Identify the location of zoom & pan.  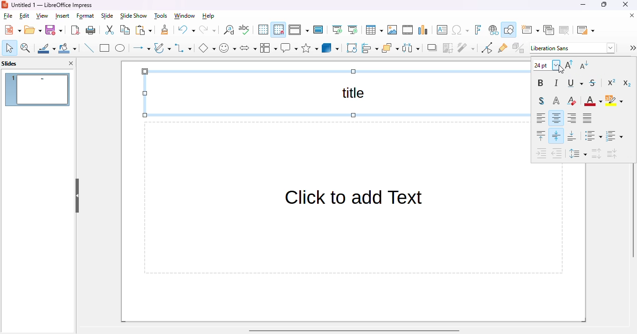
(26, 48).